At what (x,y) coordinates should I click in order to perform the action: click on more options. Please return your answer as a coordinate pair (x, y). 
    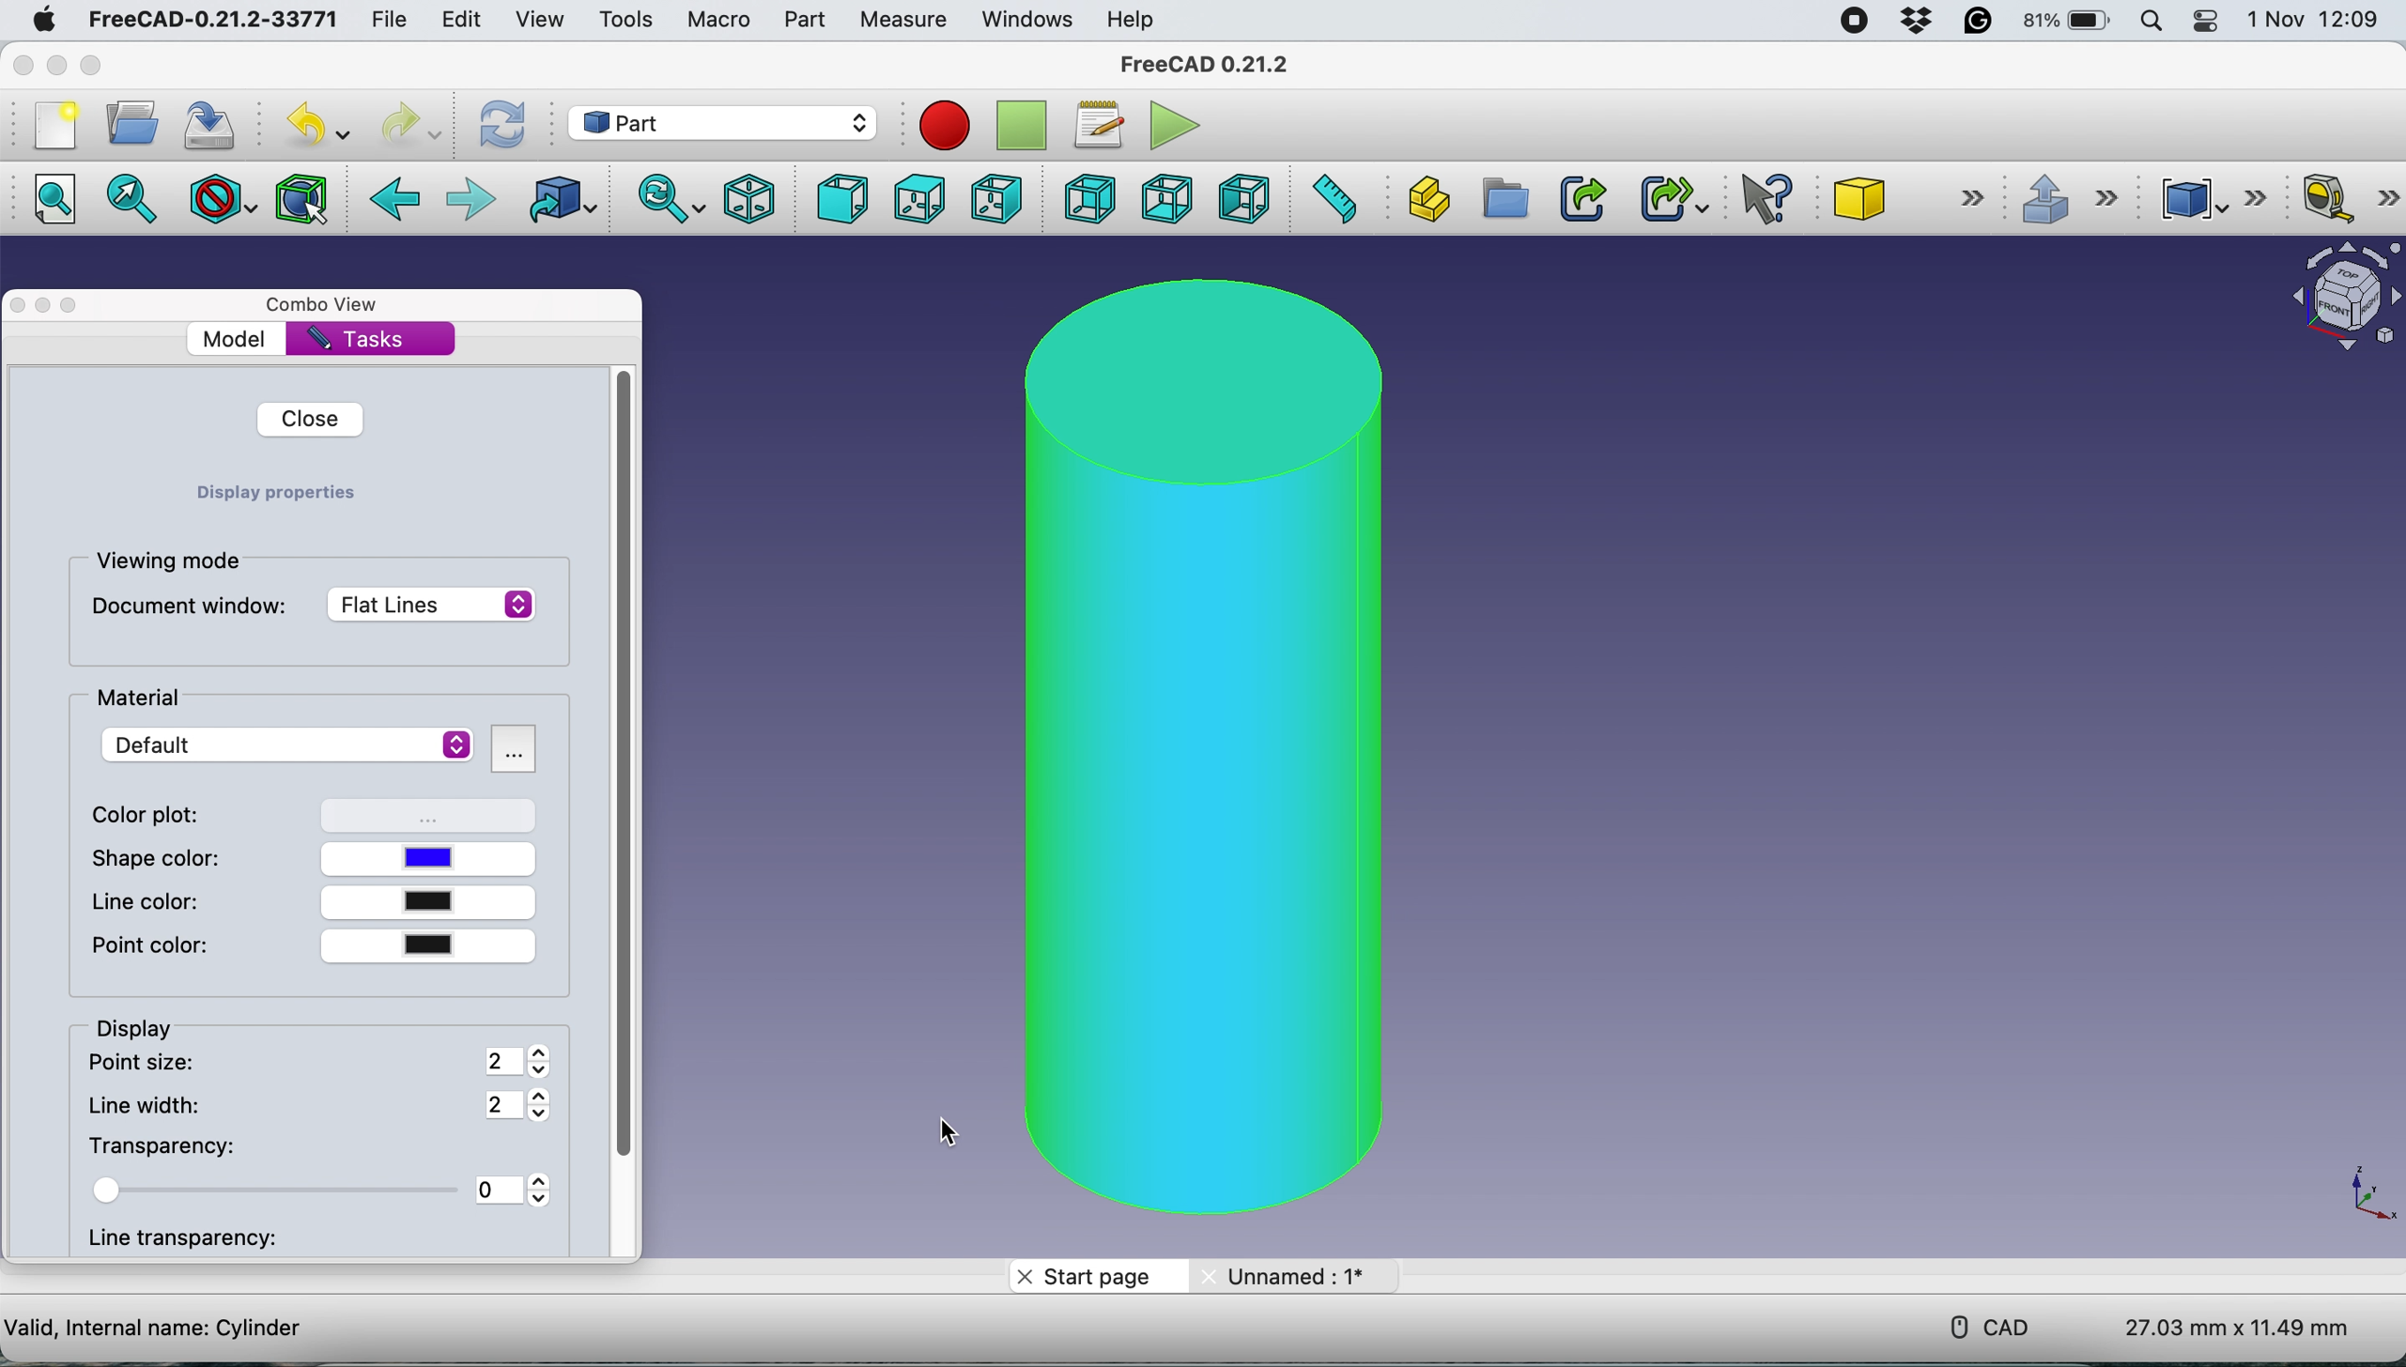
    Looking at the image, I should click on (515, 749).